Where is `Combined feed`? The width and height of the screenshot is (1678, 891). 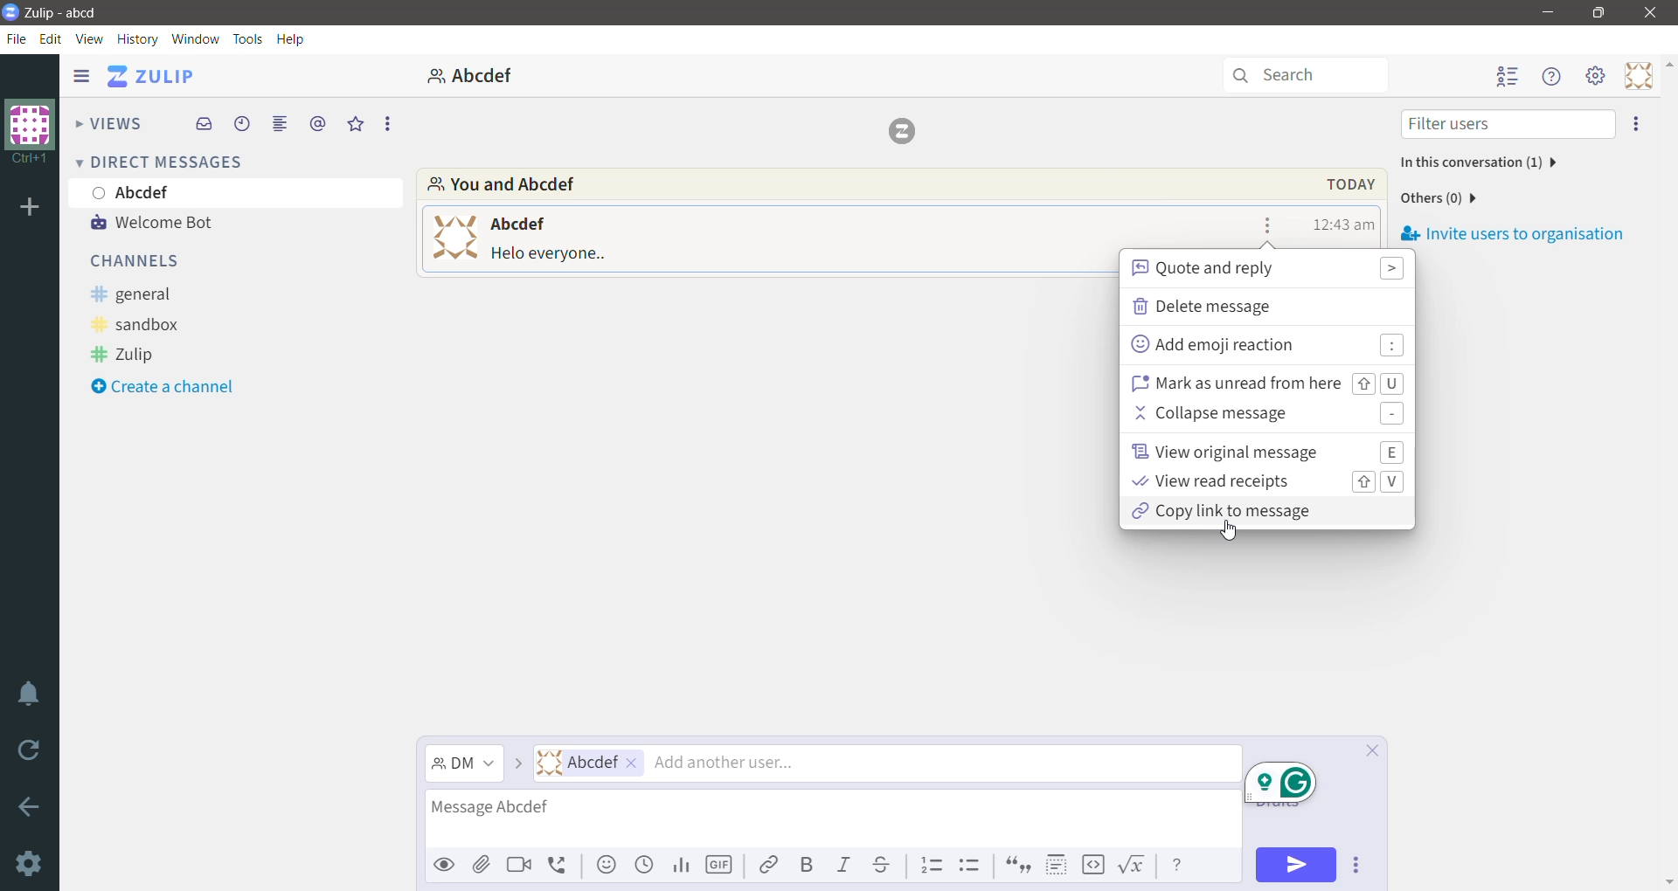
Combined feed is located at coordinates (280, 124).